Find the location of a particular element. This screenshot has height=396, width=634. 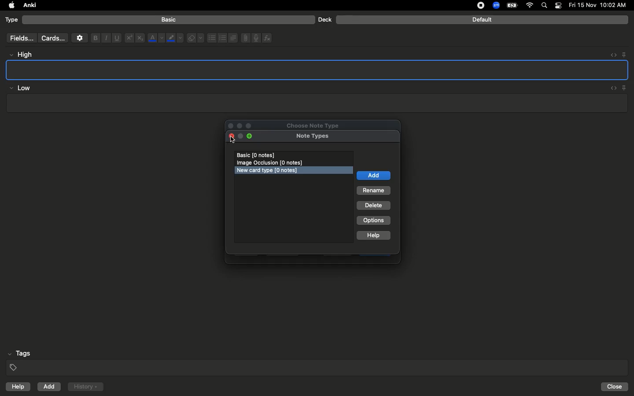

Basic (0 notes) is located at coordinates (294, 155).